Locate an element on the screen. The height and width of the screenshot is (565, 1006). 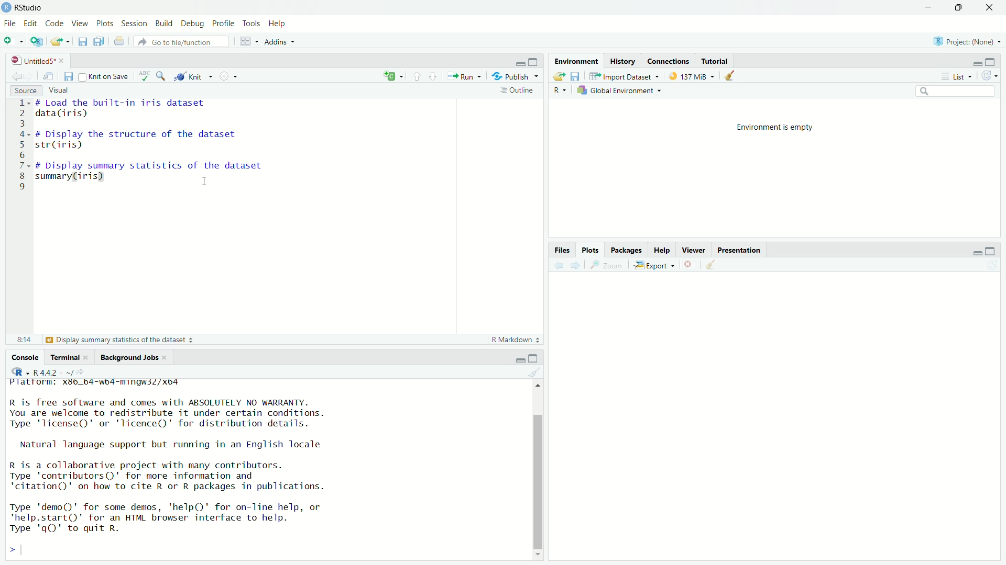
Minimize is located at coordinates (929, 7).